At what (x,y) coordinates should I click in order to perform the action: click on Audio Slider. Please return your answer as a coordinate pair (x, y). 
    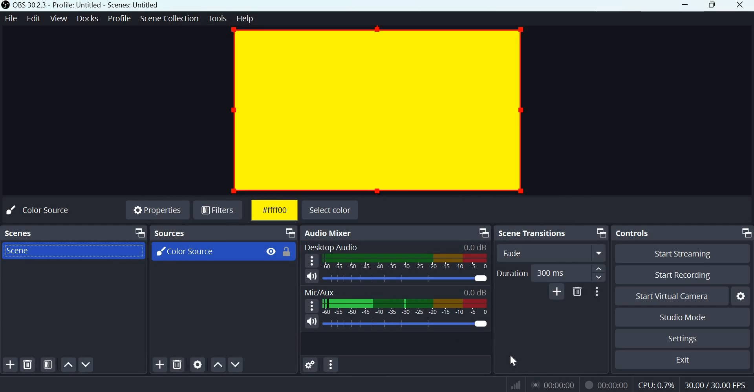
    Looking at the image, I should click on (480, 322).